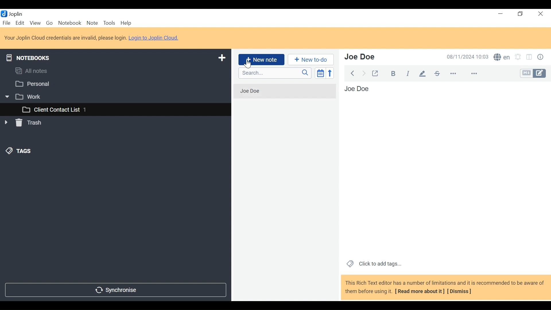 The image size is (551, 310). I want to click on Work, so click(112, 96).